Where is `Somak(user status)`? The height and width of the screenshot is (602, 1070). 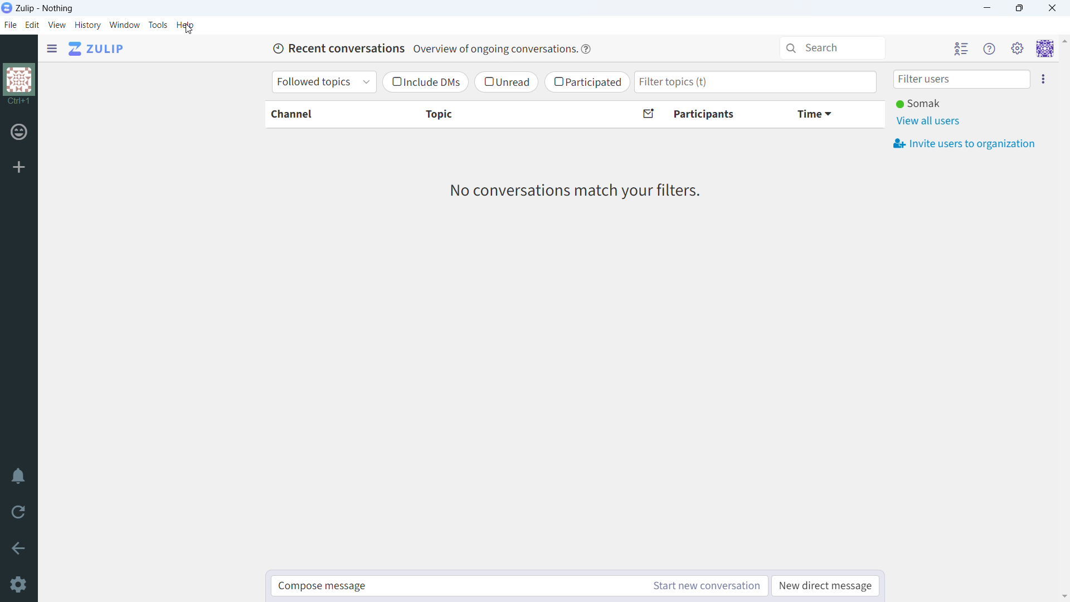 Somak(user status) is located at coordinates (920, 104).